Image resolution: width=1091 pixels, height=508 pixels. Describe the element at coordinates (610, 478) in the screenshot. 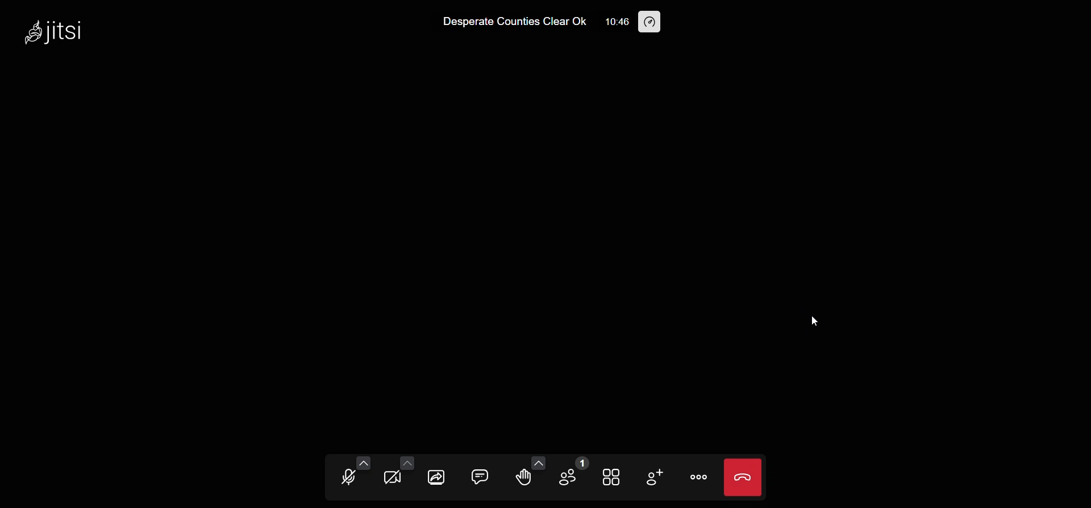

I see `tile view` at that location.